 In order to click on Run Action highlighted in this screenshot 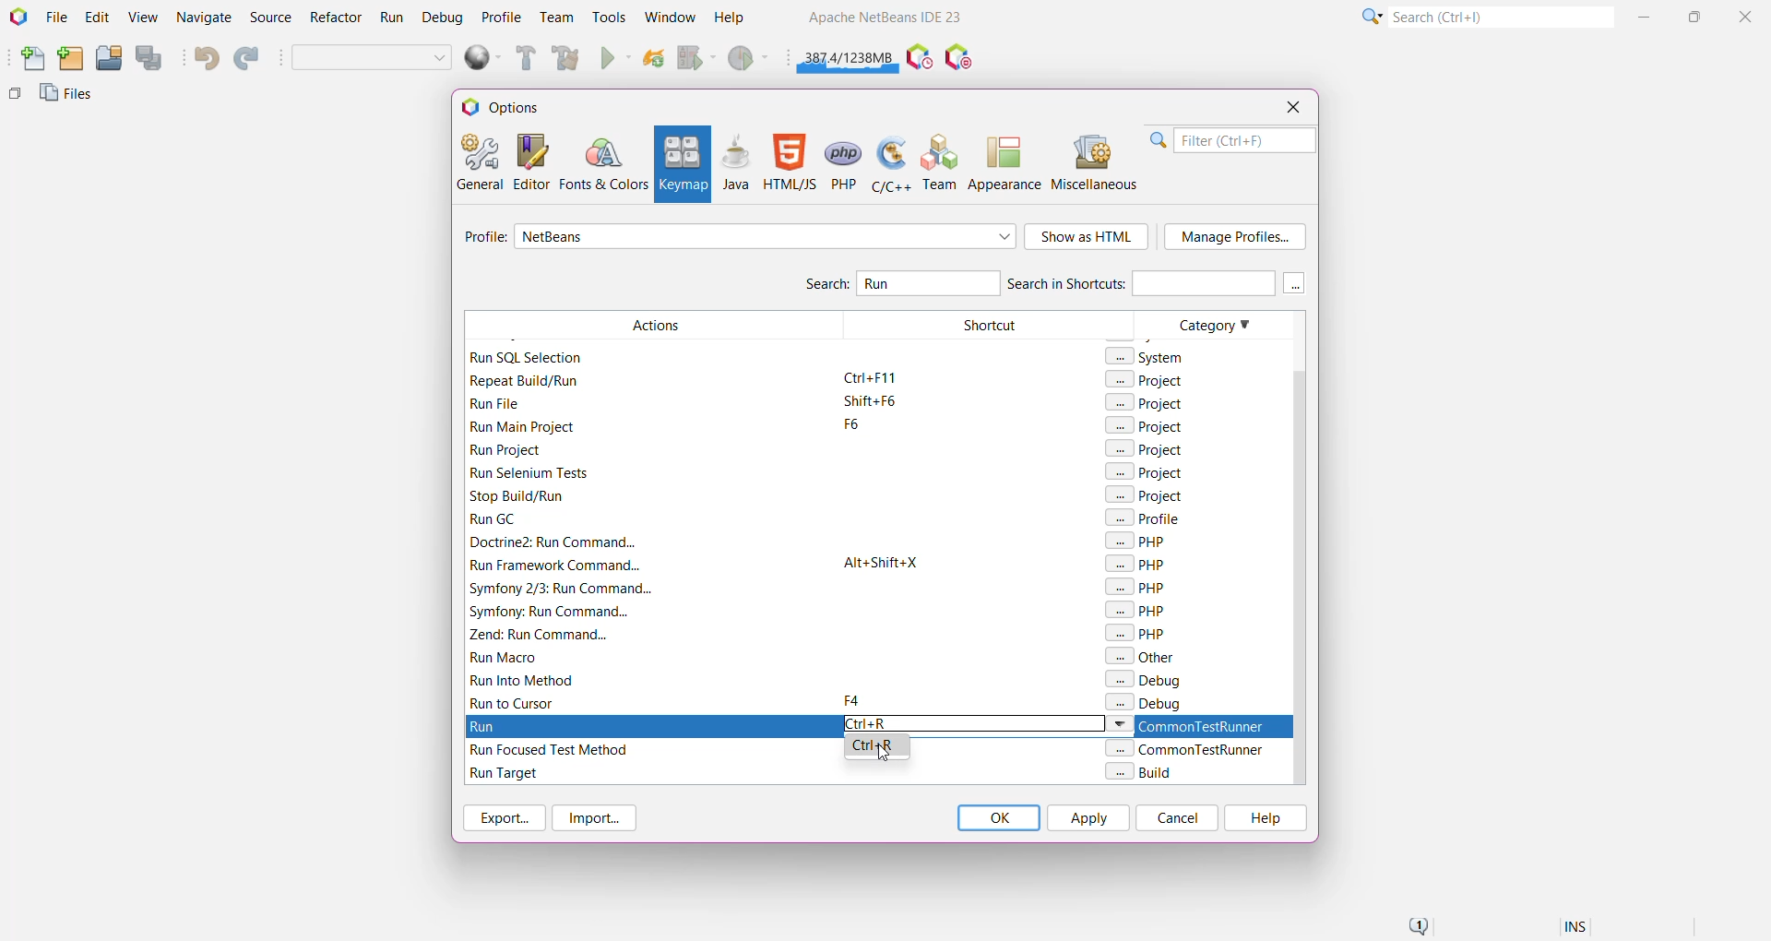, I will do `click(881, 727)`.